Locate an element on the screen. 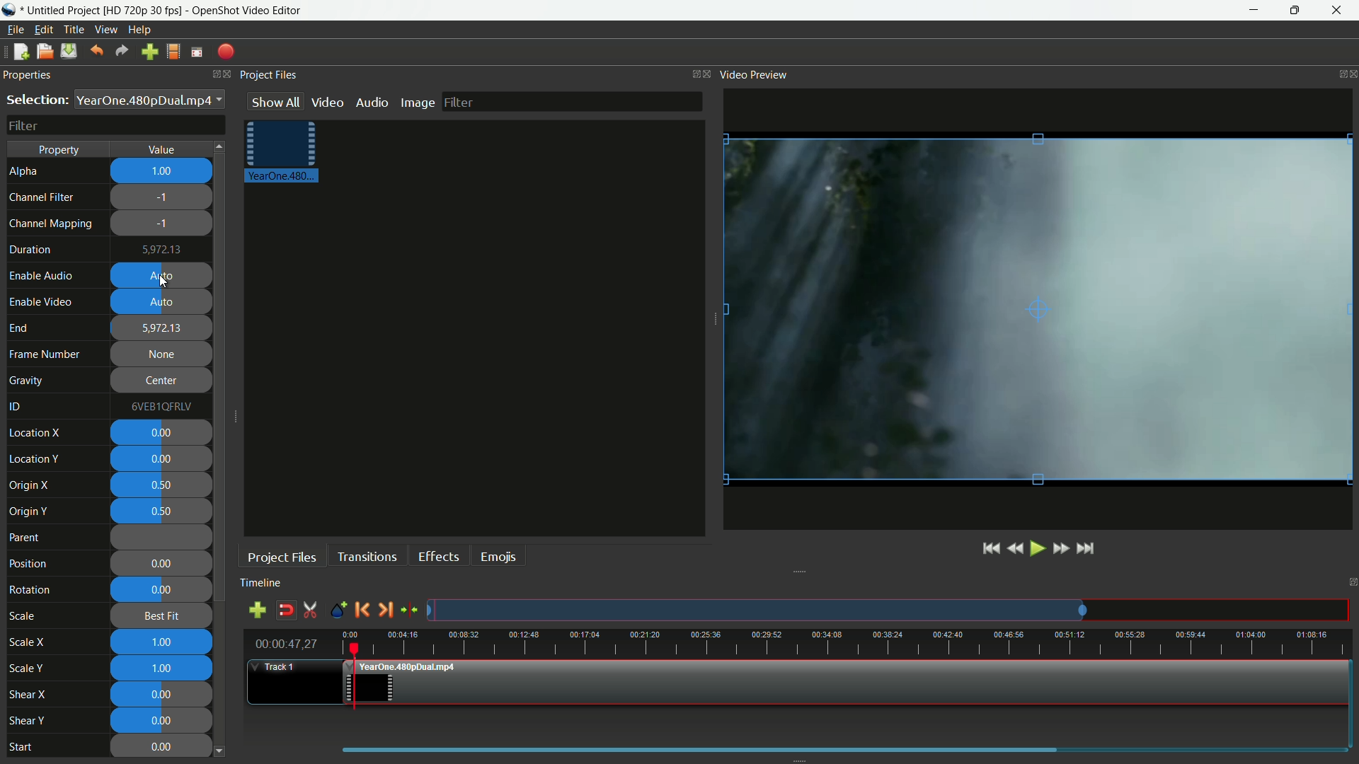 This screenshot has width=1359, height=764. origin y is located at coordinates (29, 511).